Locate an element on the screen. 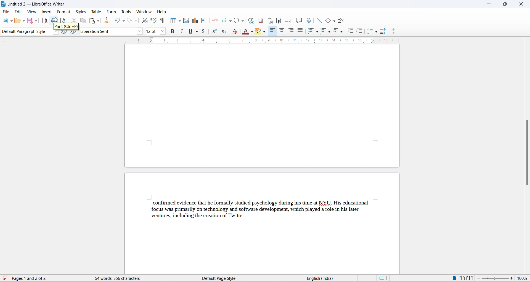 This screenshot has width=530, height=282. text align right is located at coordinates (290, 31).